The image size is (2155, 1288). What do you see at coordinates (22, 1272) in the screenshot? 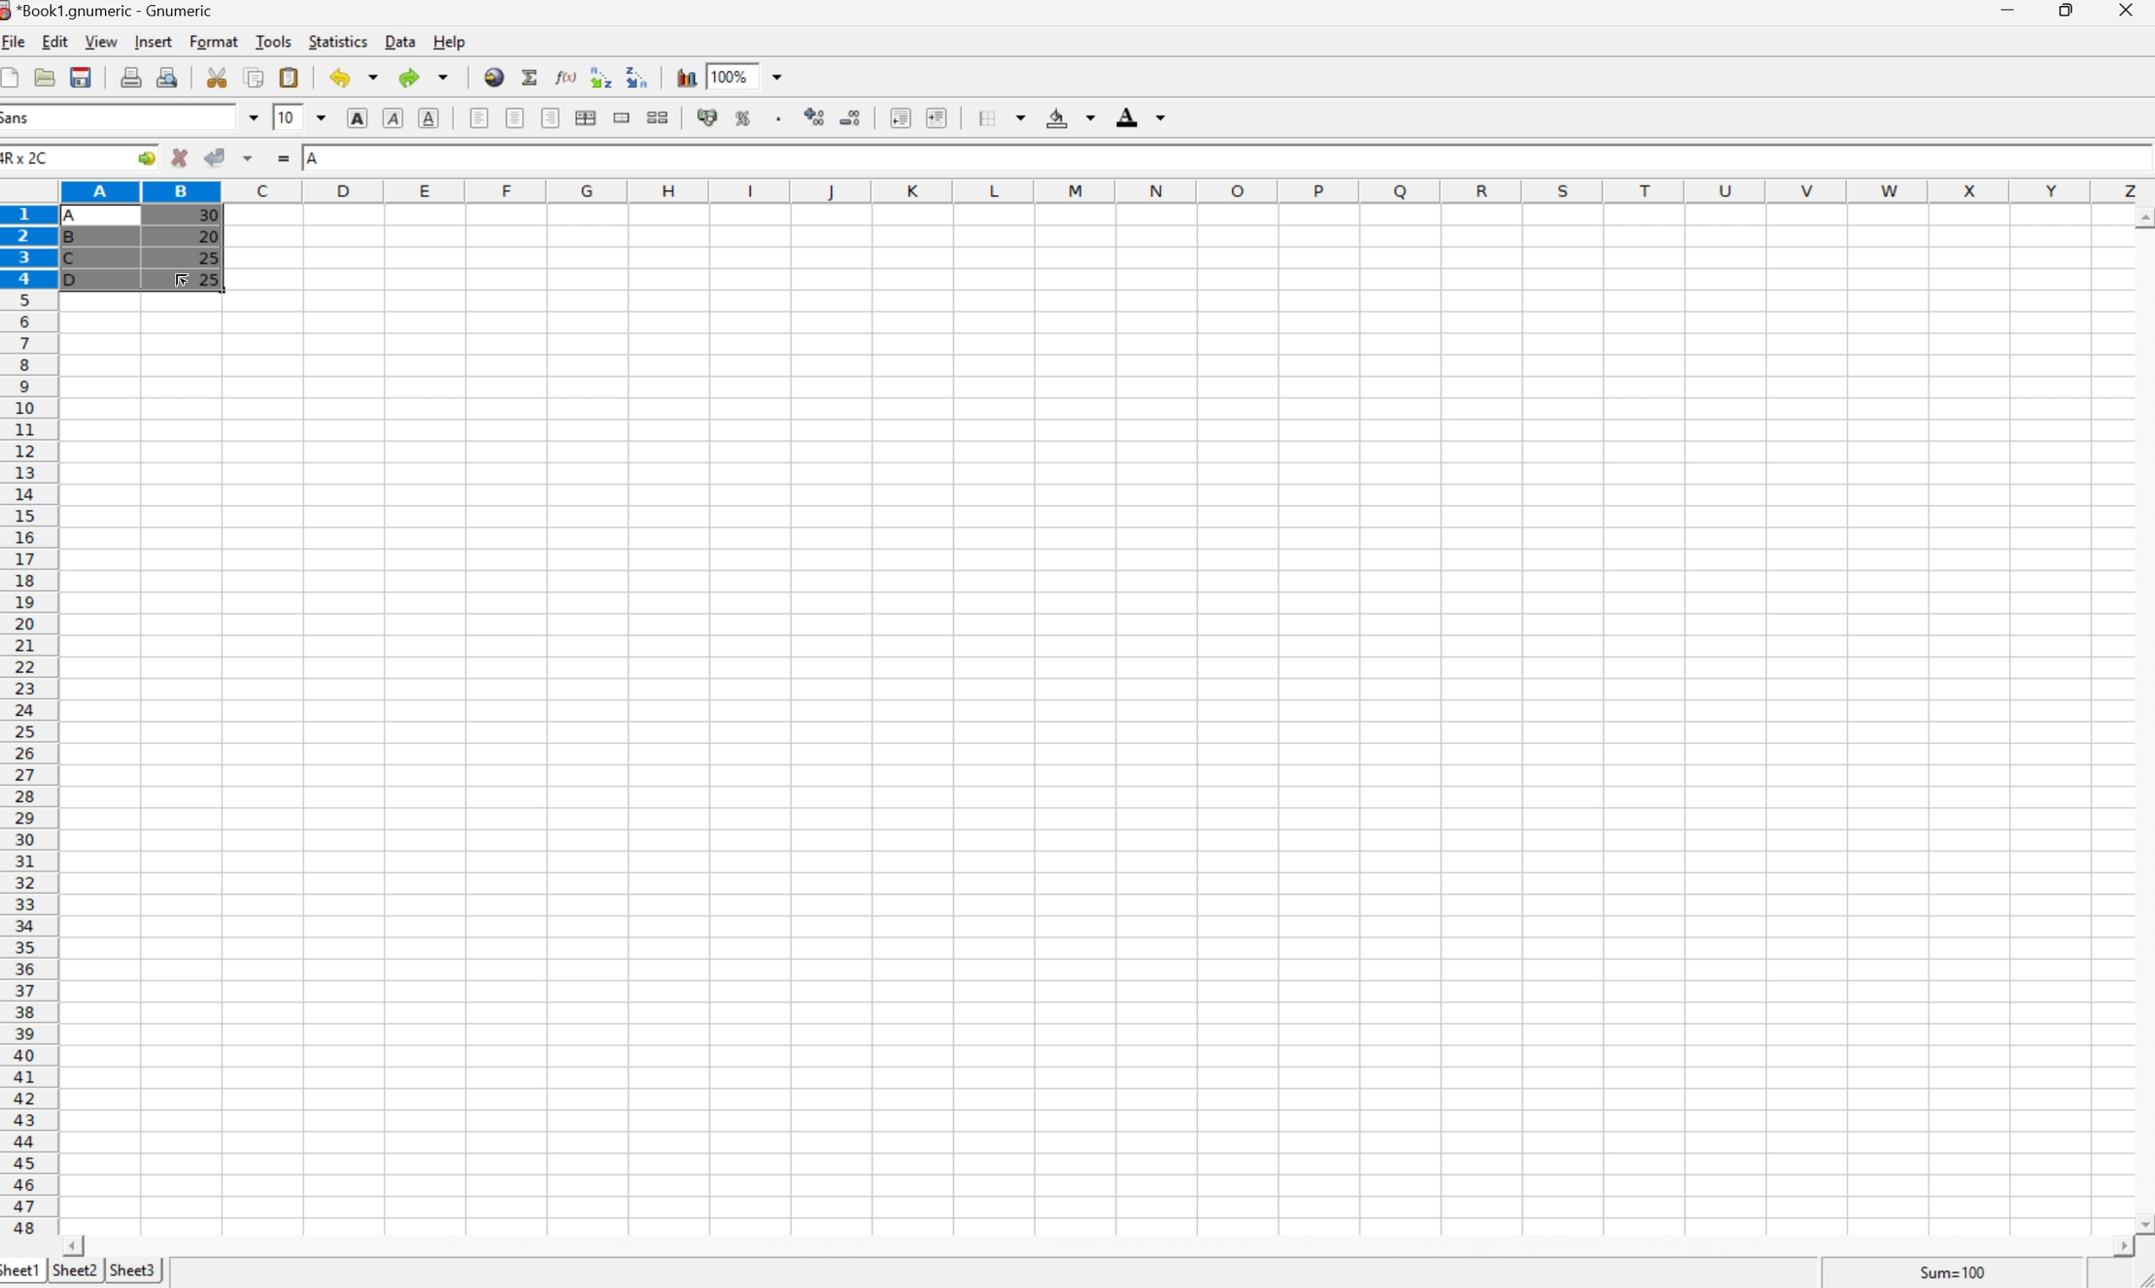
I see `Sheet1` at bounding box center [22, 1272].